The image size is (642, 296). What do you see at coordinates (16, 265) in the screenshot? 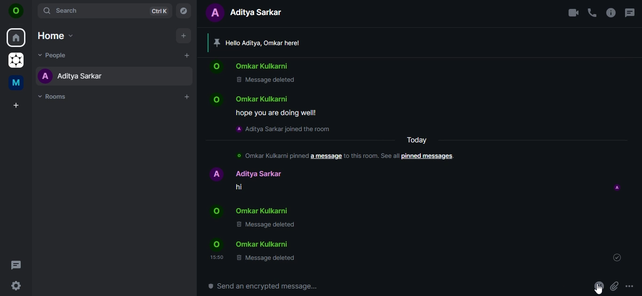
I see `threads` at bounding box center [16, 265].